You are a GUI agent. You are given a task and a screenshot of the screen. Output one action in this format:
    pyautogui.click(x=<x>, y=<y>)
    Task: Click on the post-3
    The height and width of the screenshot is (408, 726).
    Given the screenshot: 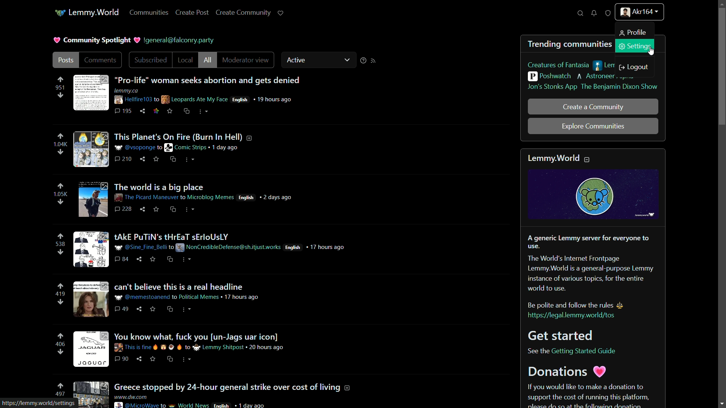 What is the action you would take?
    pyautogui.click(x=186, y=198)
    